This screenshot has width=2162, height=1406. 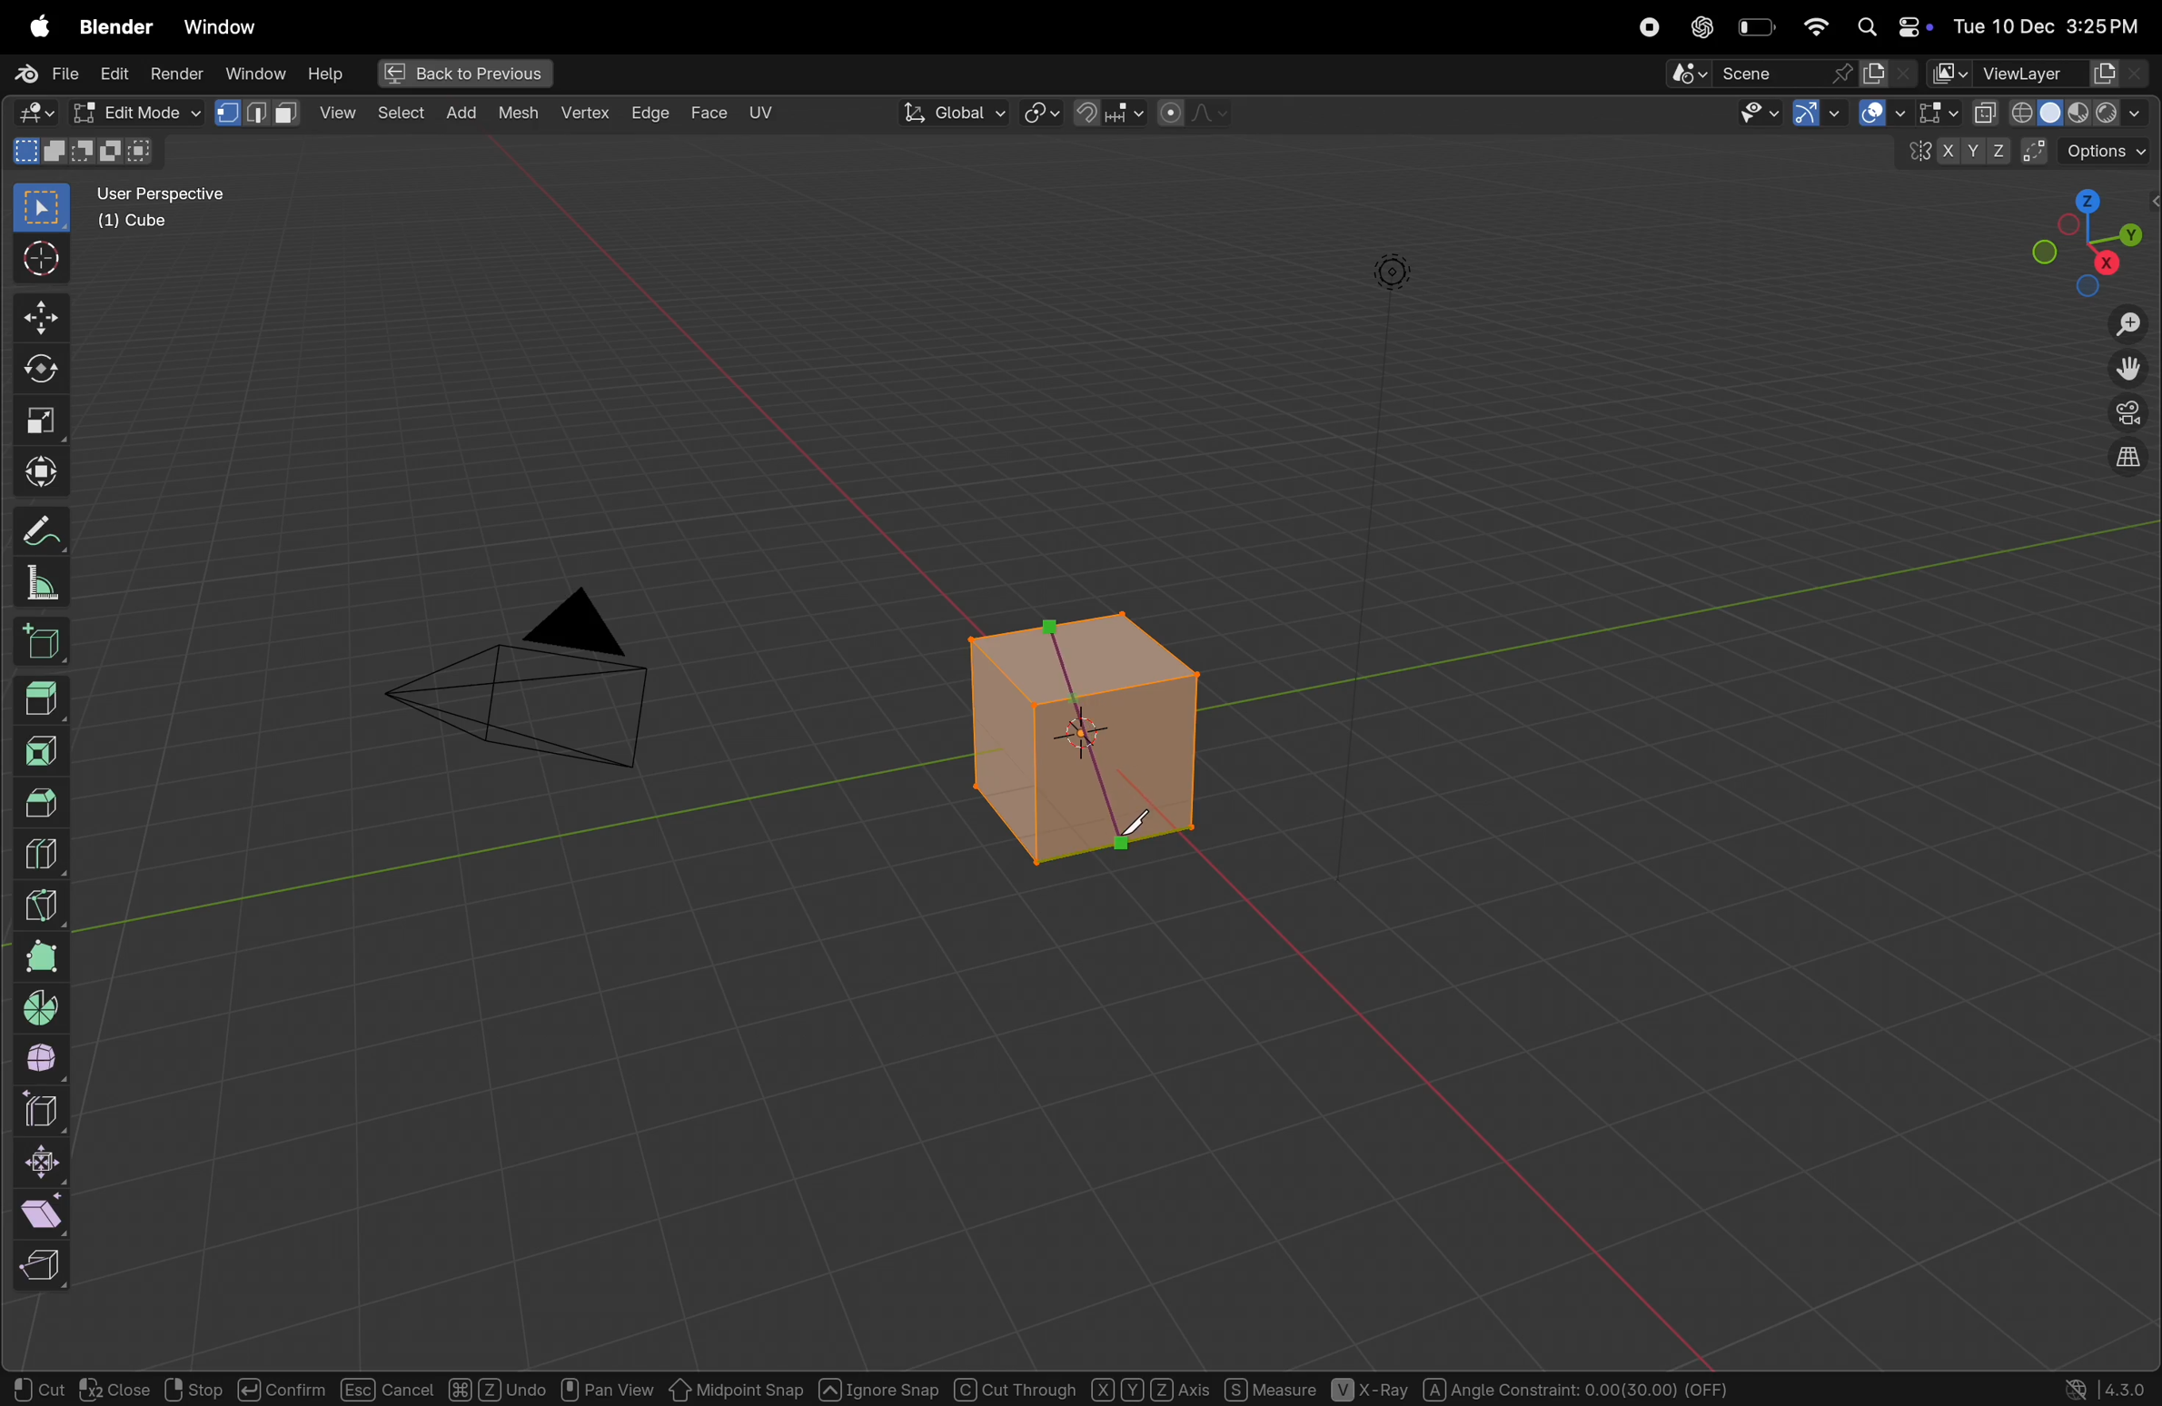 I want to click on object mode, so click(x=133, y=111).